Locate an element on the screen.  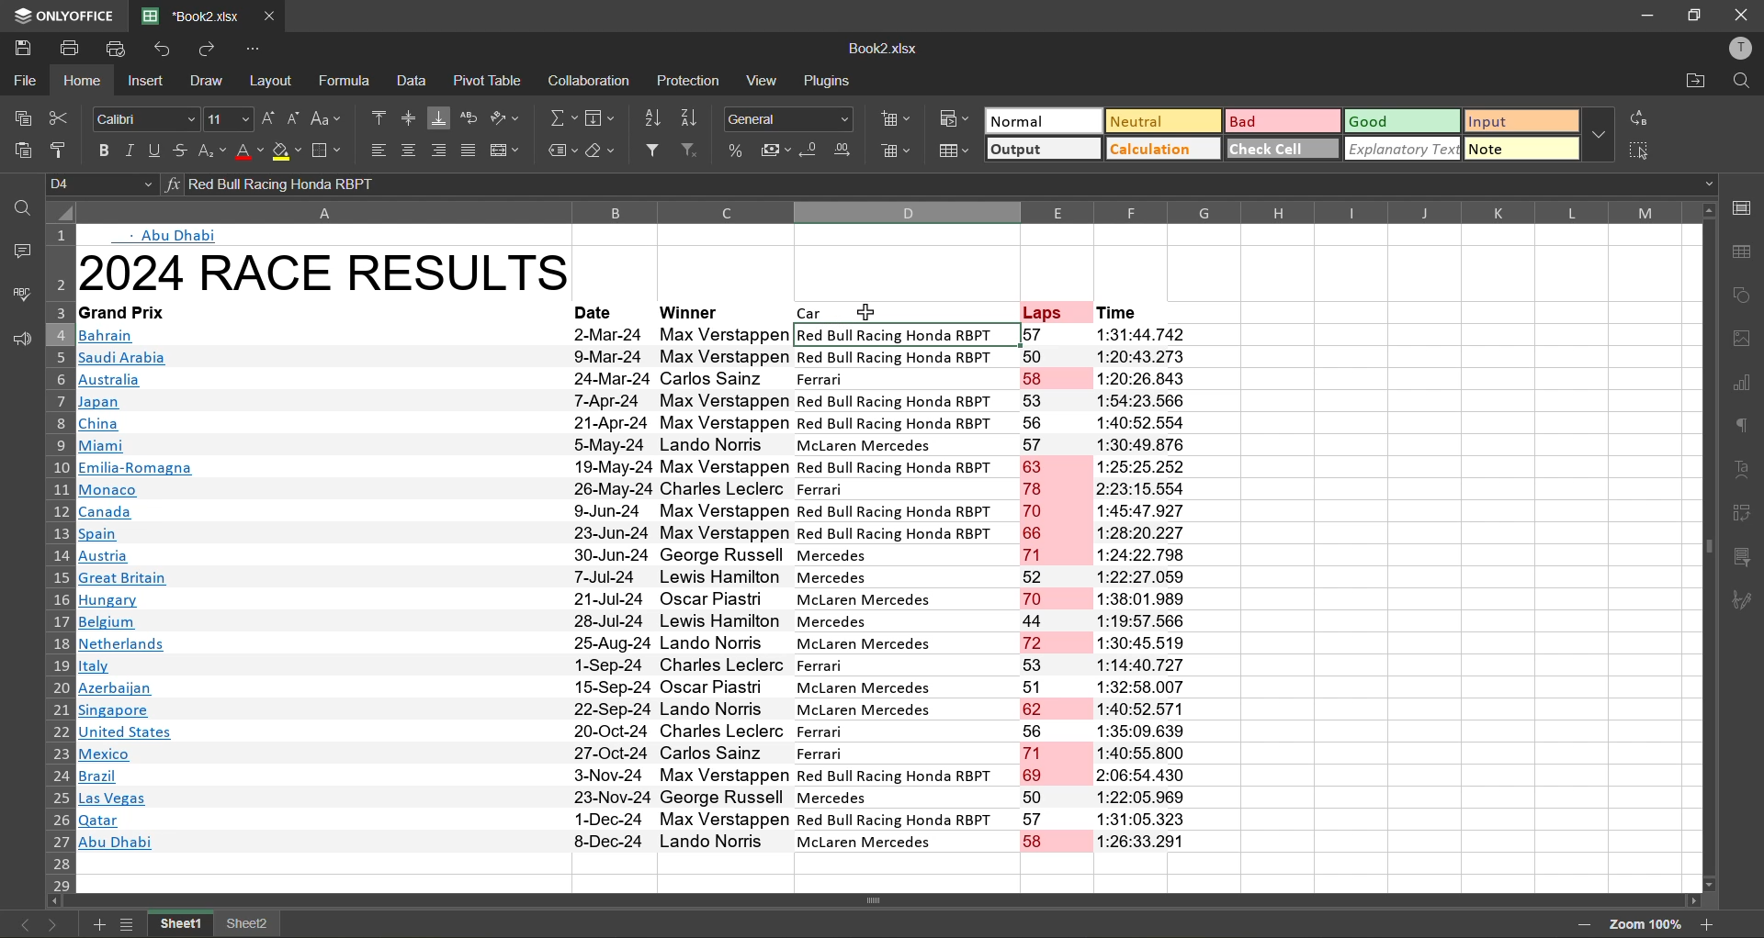
undo is located at coordinates (162, 49).